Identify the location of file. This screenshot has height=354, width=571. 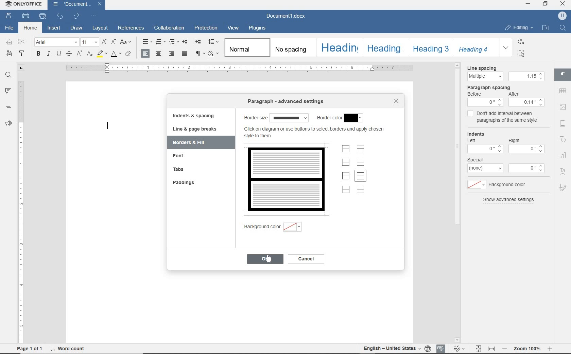
(9, 28).